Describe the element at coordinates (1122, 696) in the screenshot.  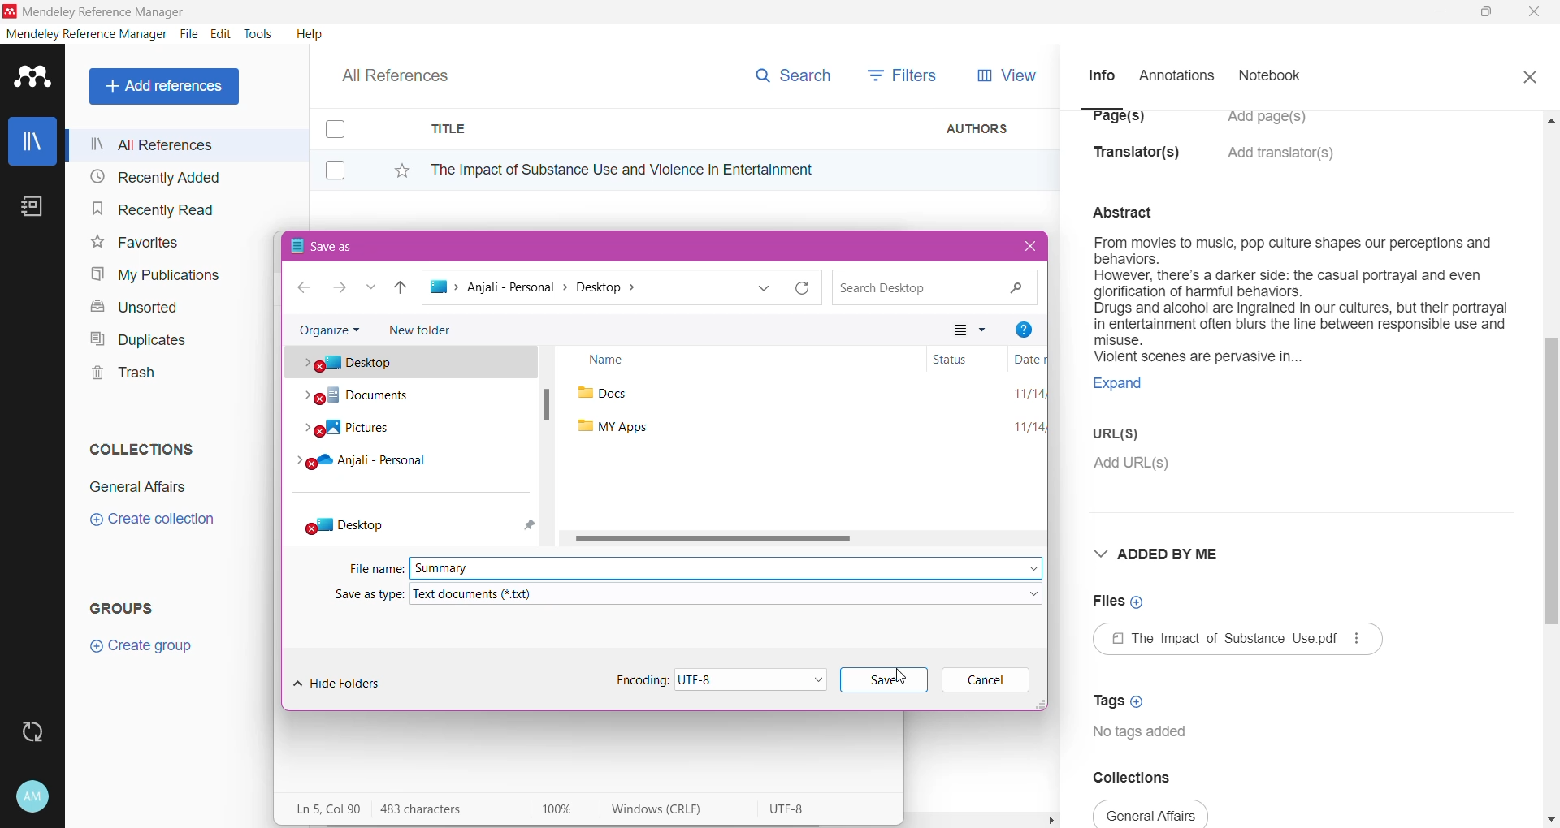
I see `Click to Add Tags` at that location.